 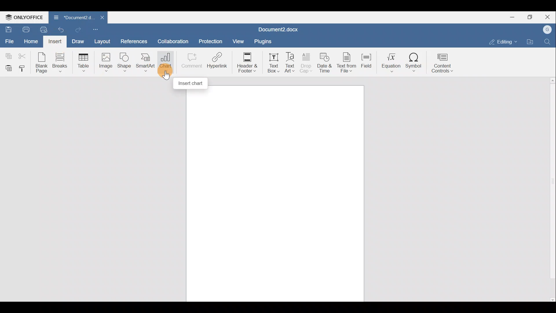 What do you see at coordinates (247, 62) in the screenshot?
I see `Header & footer` at bounding box center [247, 62].